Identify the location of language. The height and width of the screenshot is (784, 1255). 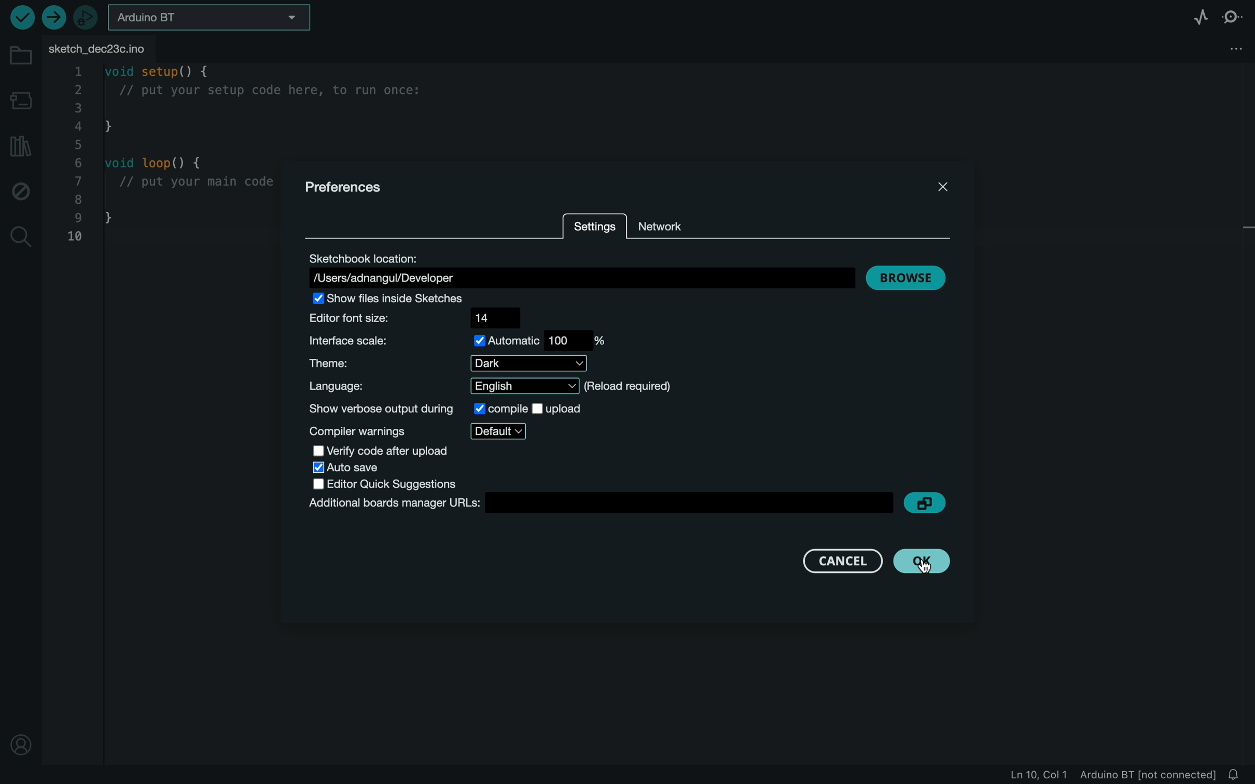
(496, 386).